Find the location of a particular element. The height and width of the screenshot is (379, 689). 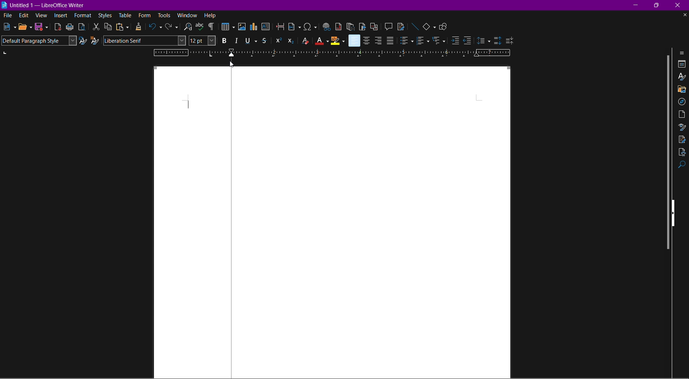

Insert Text Box is located at coordinates (266, 28).